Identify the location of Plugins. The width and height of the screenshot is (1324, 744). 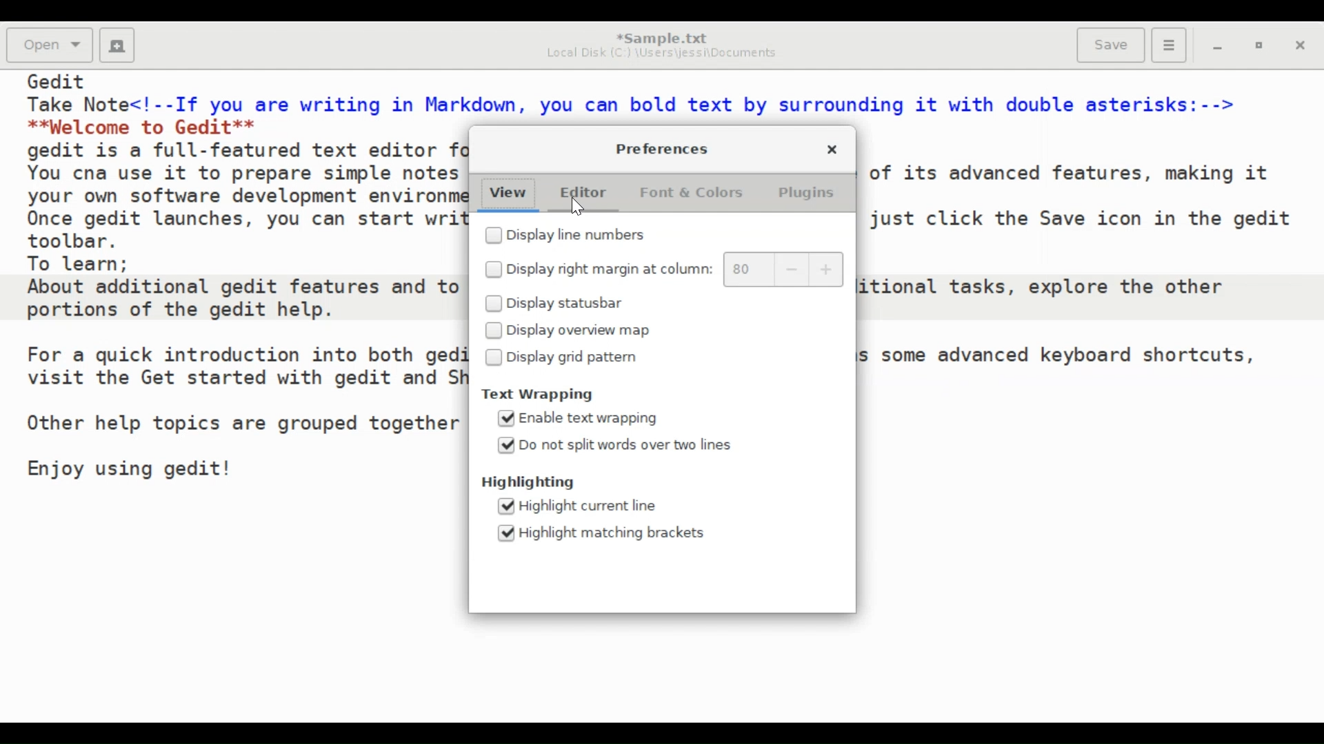
(806, 192).